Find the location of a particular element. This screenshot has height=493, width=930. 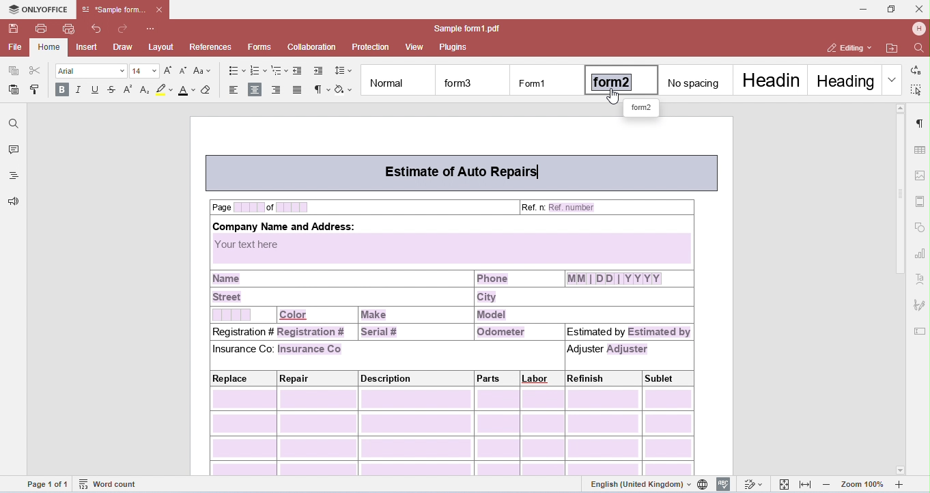

select all is located at coordinates (917, 89).